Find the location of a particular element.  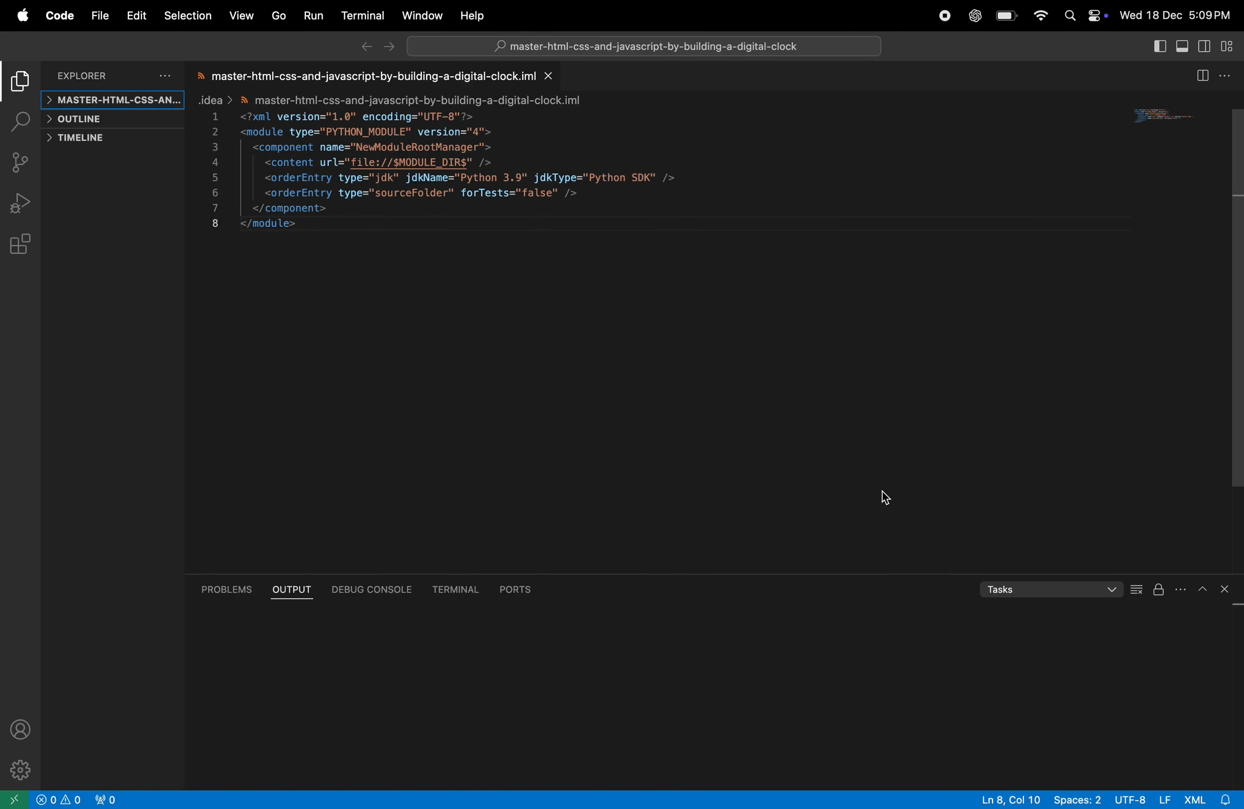

output is located at coordinates (292, 590).